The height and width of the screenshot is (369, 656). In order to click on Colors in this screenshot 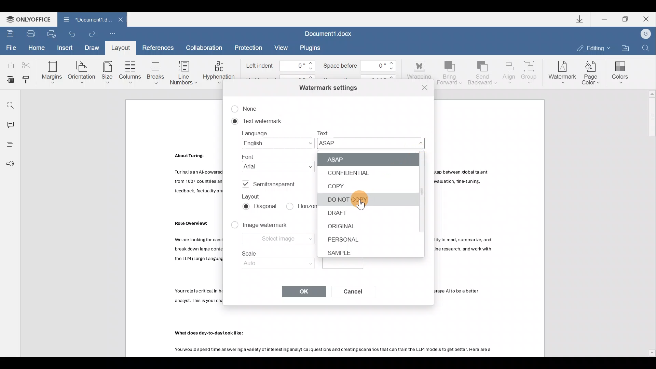, I will do `click(619, 73)`.